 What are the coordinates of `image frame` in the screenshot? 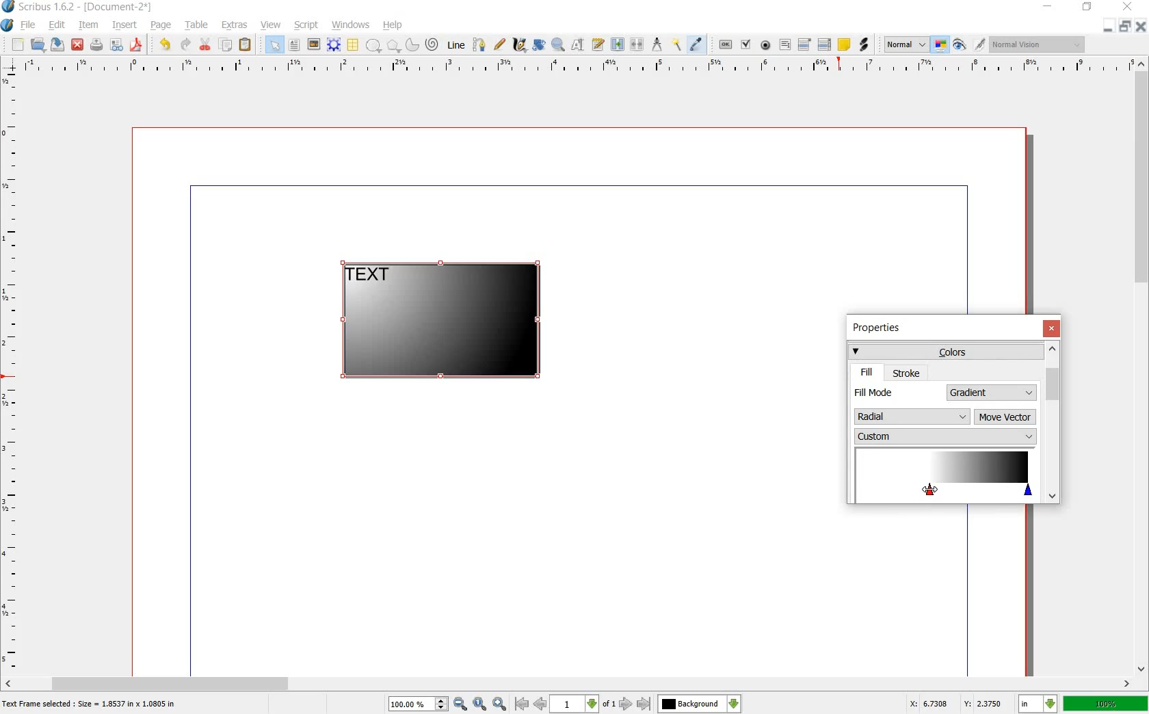 It's located at (313, 44).